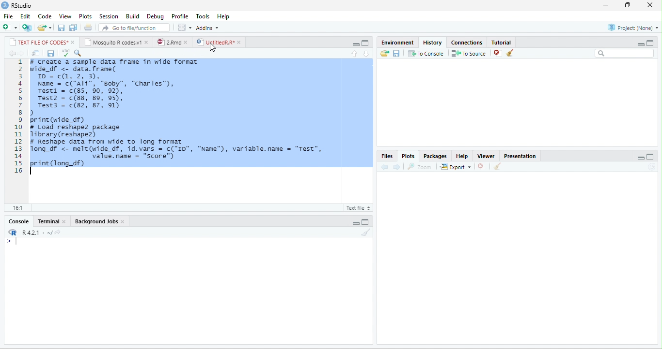 Image resolution: width=662 pixels, height=349 pixels. I want to click on R 4.2.1.~/, so click(34, 232).